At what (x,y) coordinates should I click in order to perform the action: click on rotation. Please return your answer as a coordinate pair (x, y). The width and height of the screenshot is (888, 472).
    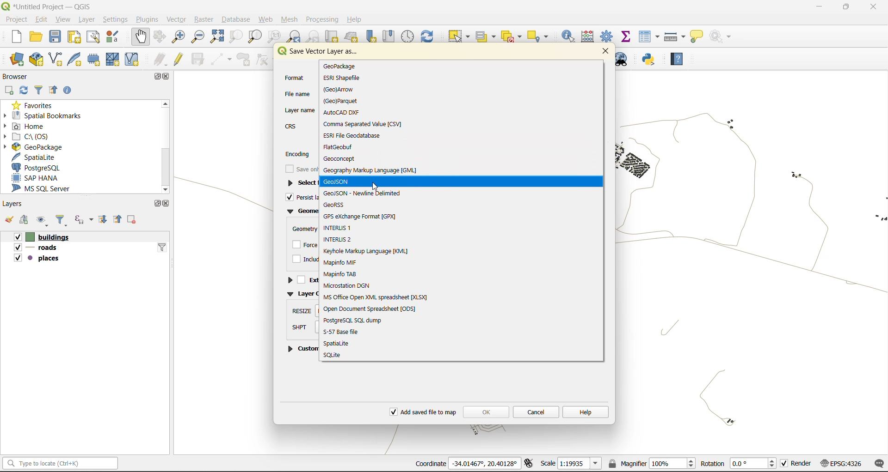
    Looking at the image, I should click on (739, 464).